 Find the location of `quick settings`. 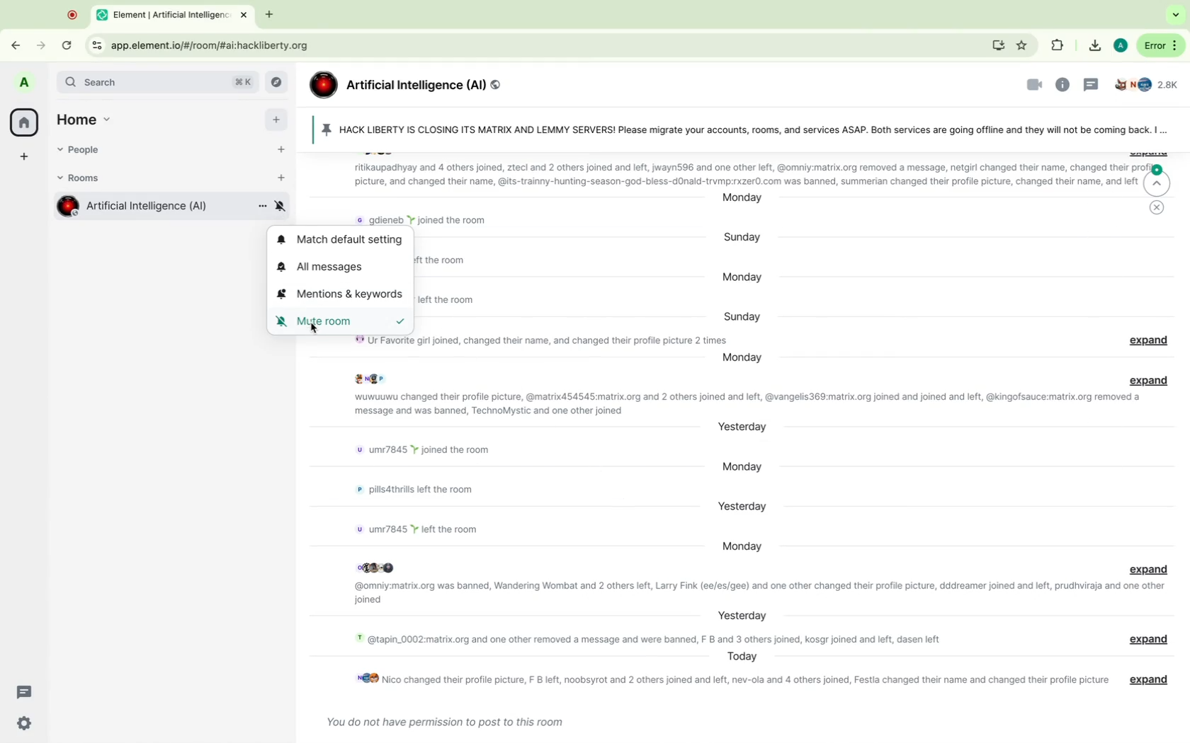

quick settings is located at coordinates (25, 722).